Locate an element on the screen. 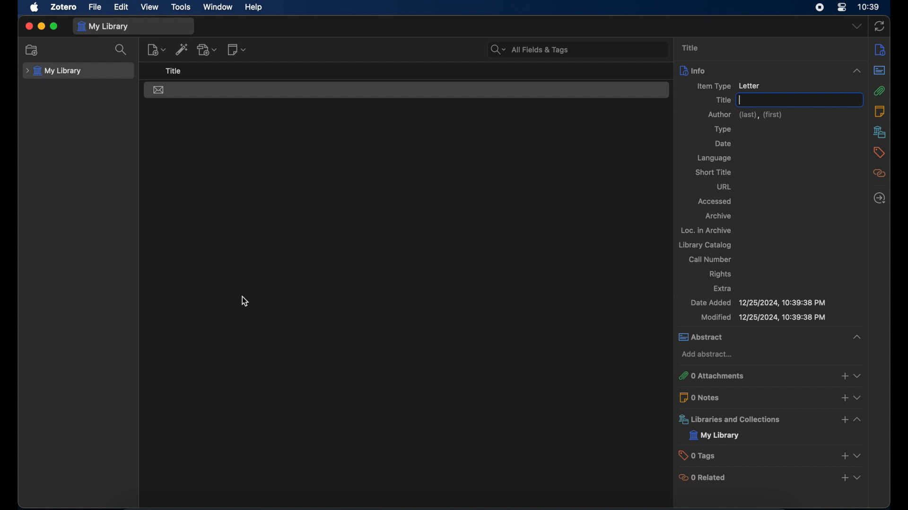  search bar is located at coordinates (531, 50).